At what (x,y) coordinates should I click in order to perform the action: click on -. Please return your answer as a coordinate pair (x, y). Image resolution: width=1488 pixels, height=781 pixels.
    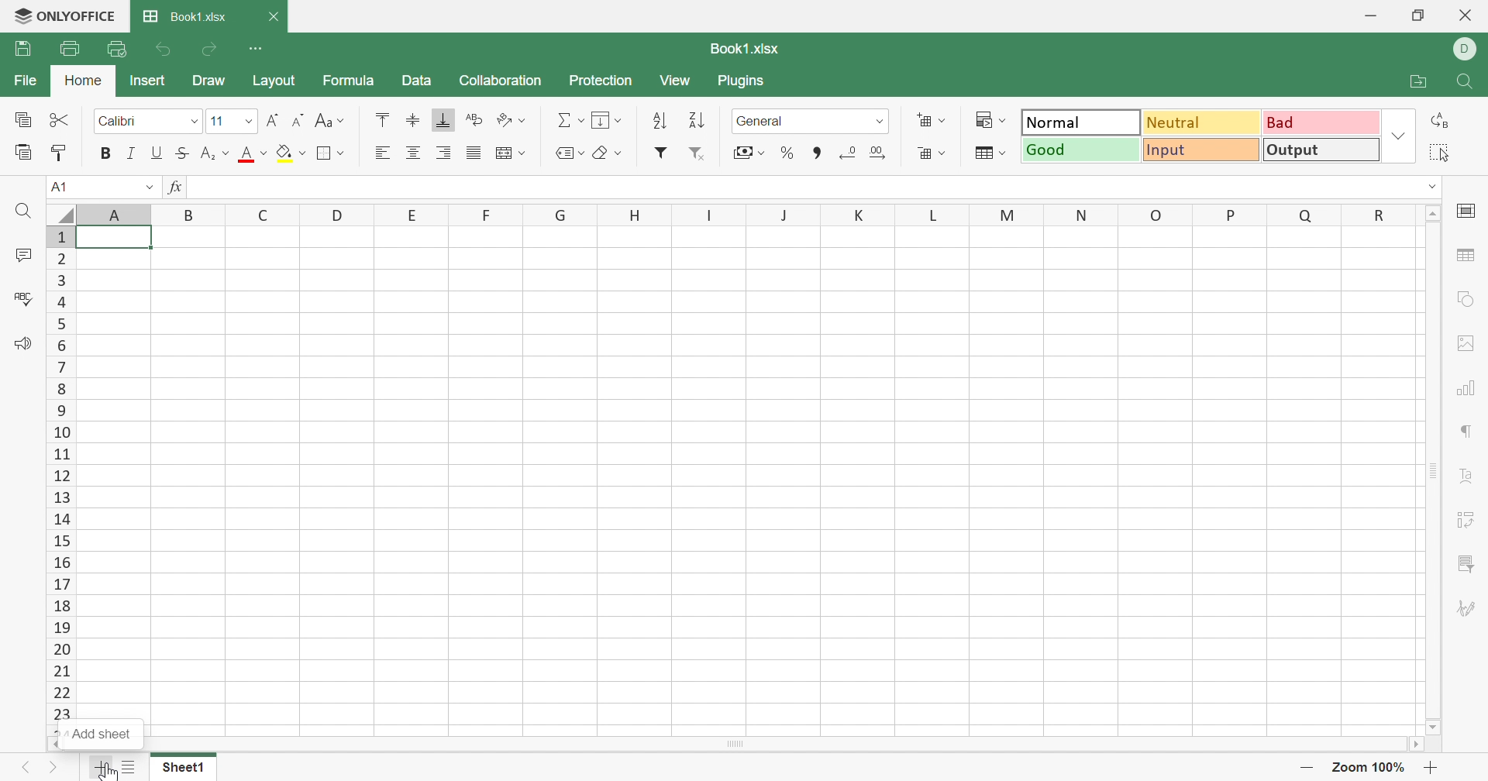
    Looking at the image, I should click on (1306, 769).